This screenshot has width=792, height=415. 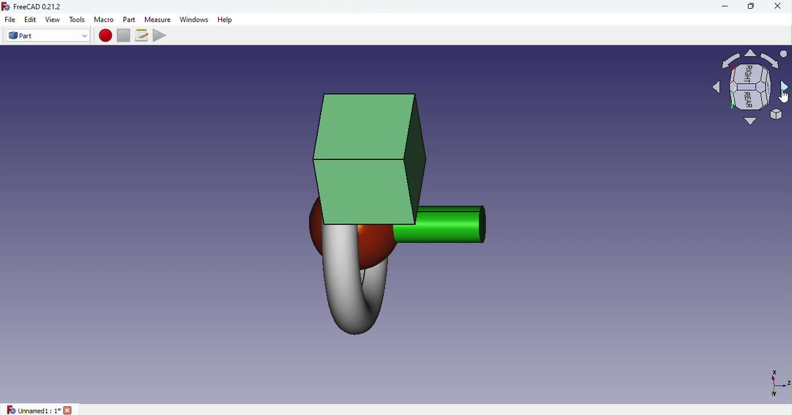 I want to click on Switch between workbenches, so click(x=45, y=36).